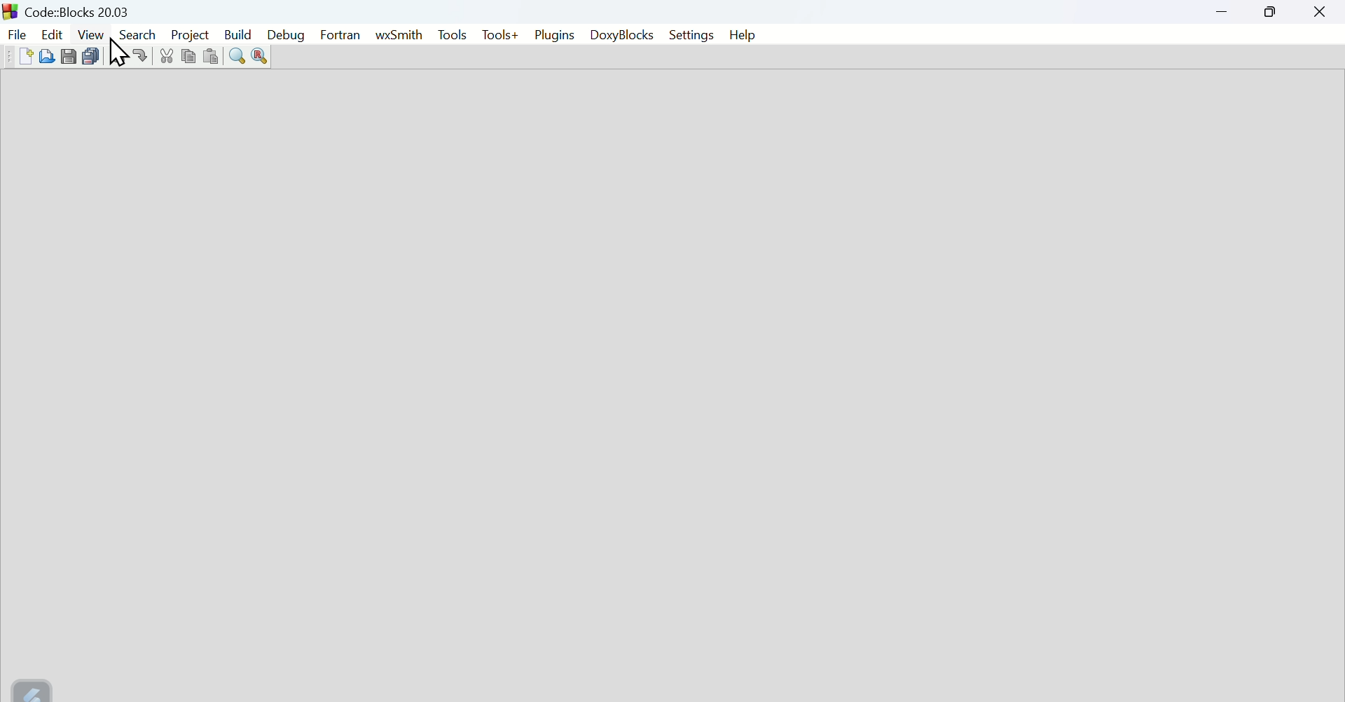 Image resolution: width=1345 pixels, height=702 pixels. Describe the element at coordinates (691, 34) in the screenshot. I see `Settings` at that location.